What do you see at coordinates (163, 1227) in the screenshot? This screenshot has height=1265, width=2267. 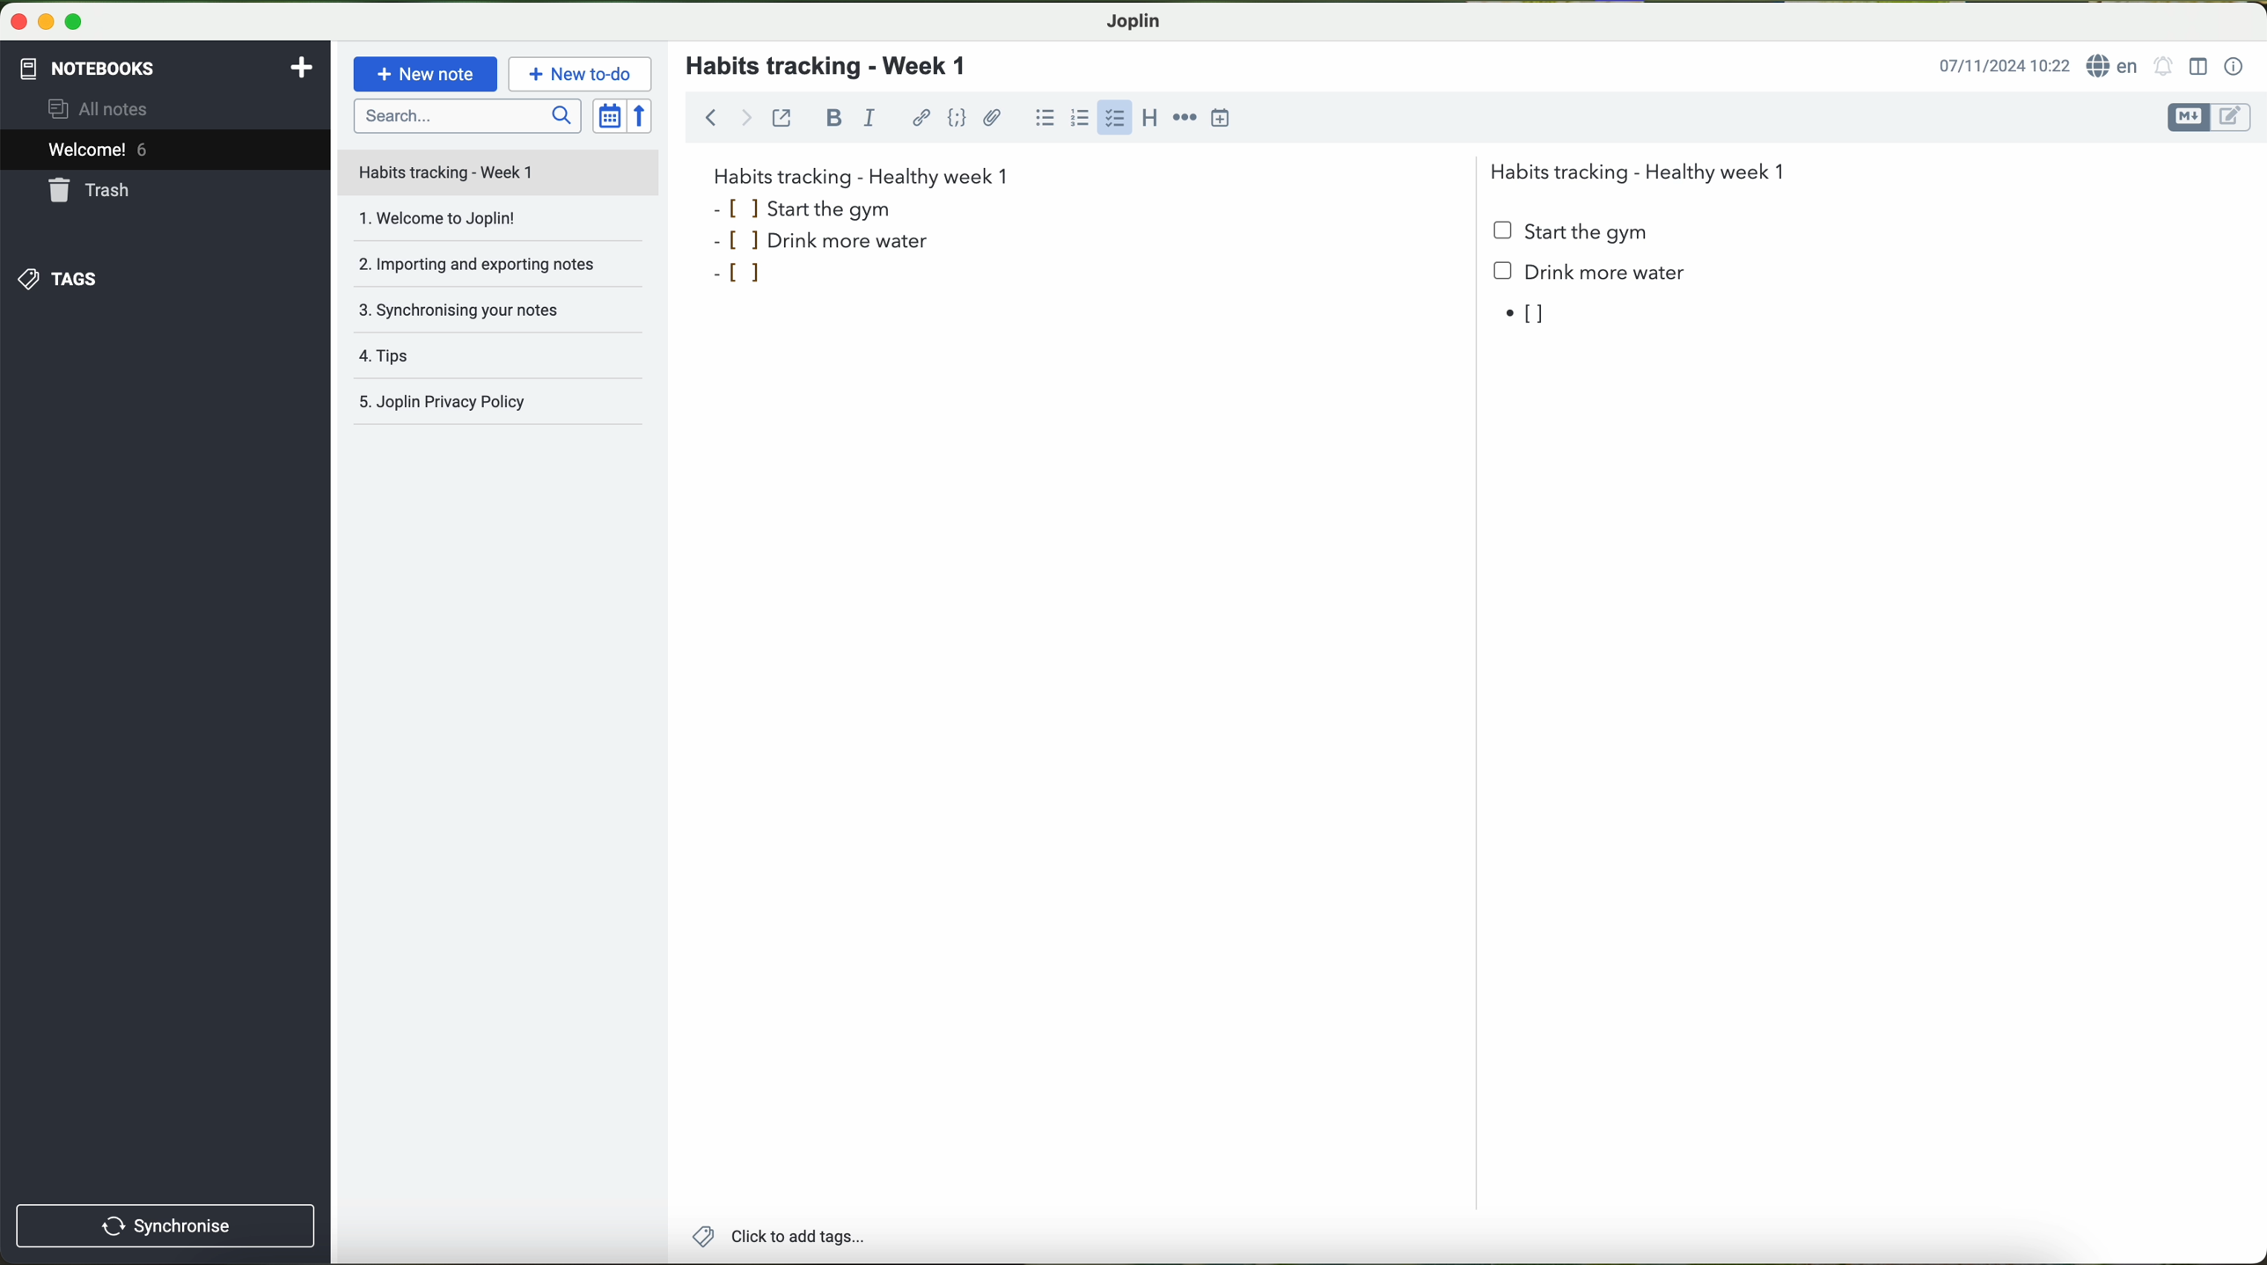 I see `synchronnise button` at bounding box center [163, 1227].